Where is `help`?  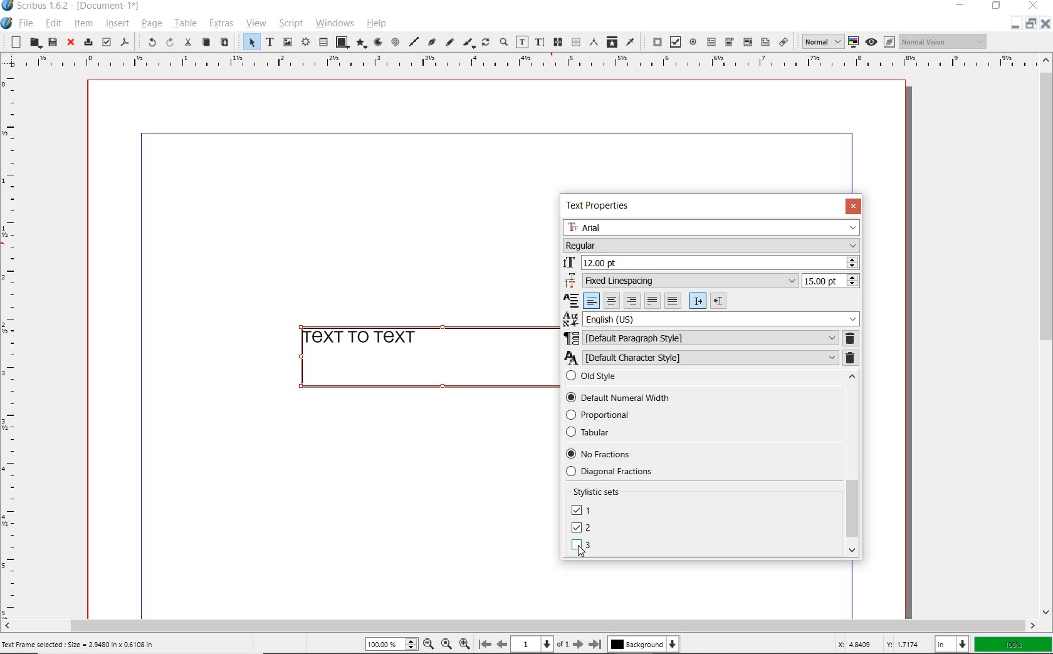 help is located at coordinates (379, 23).